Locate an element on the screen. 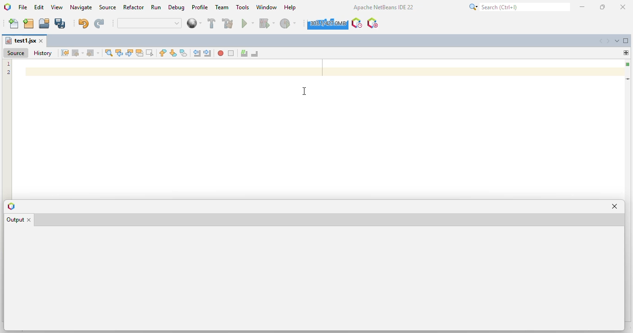  new project is located at coordinates (29, 24).